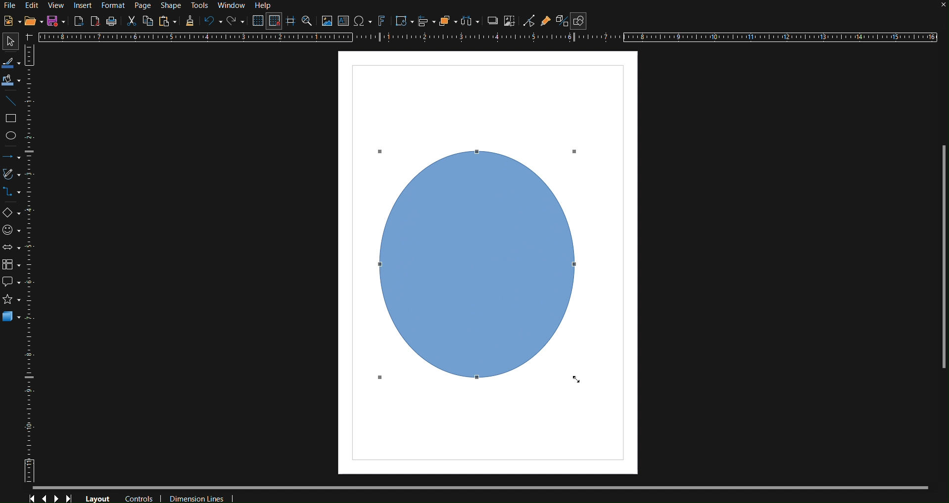  I want to click on Export as PDF, so click(95, 21).